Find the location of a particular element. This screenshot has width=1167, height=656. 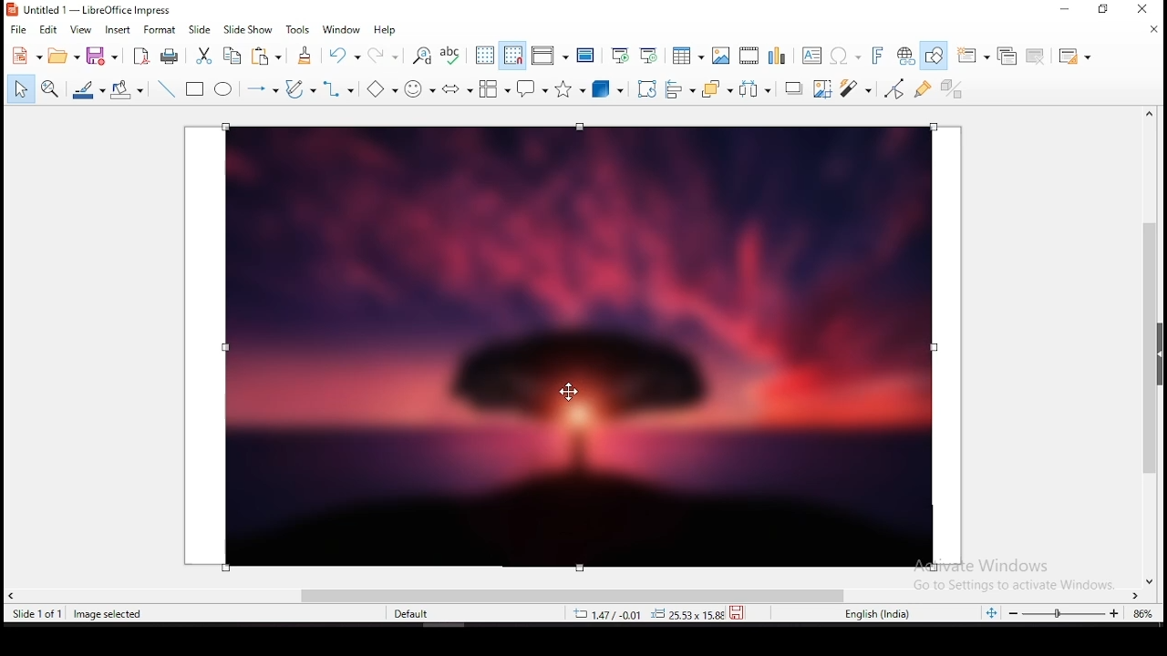

new tool is located at coordinates (26, 58).